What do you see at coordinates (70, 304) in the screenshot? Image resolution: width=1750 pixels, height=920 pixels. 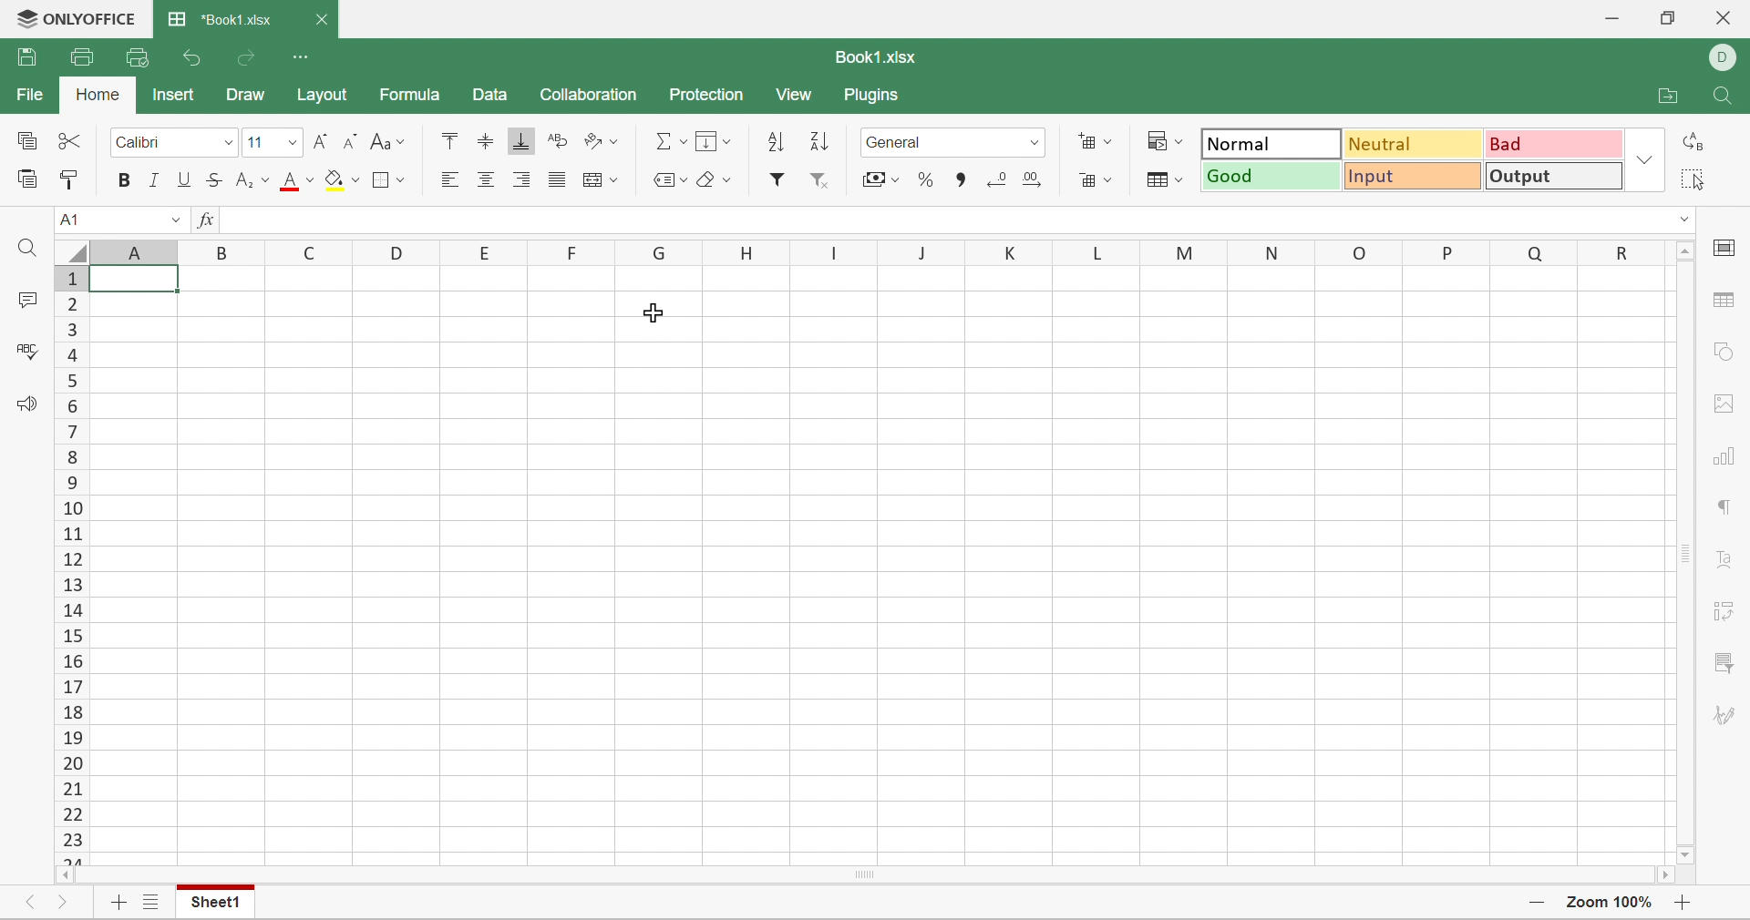 I see `2` at bounding box center [70, 304].